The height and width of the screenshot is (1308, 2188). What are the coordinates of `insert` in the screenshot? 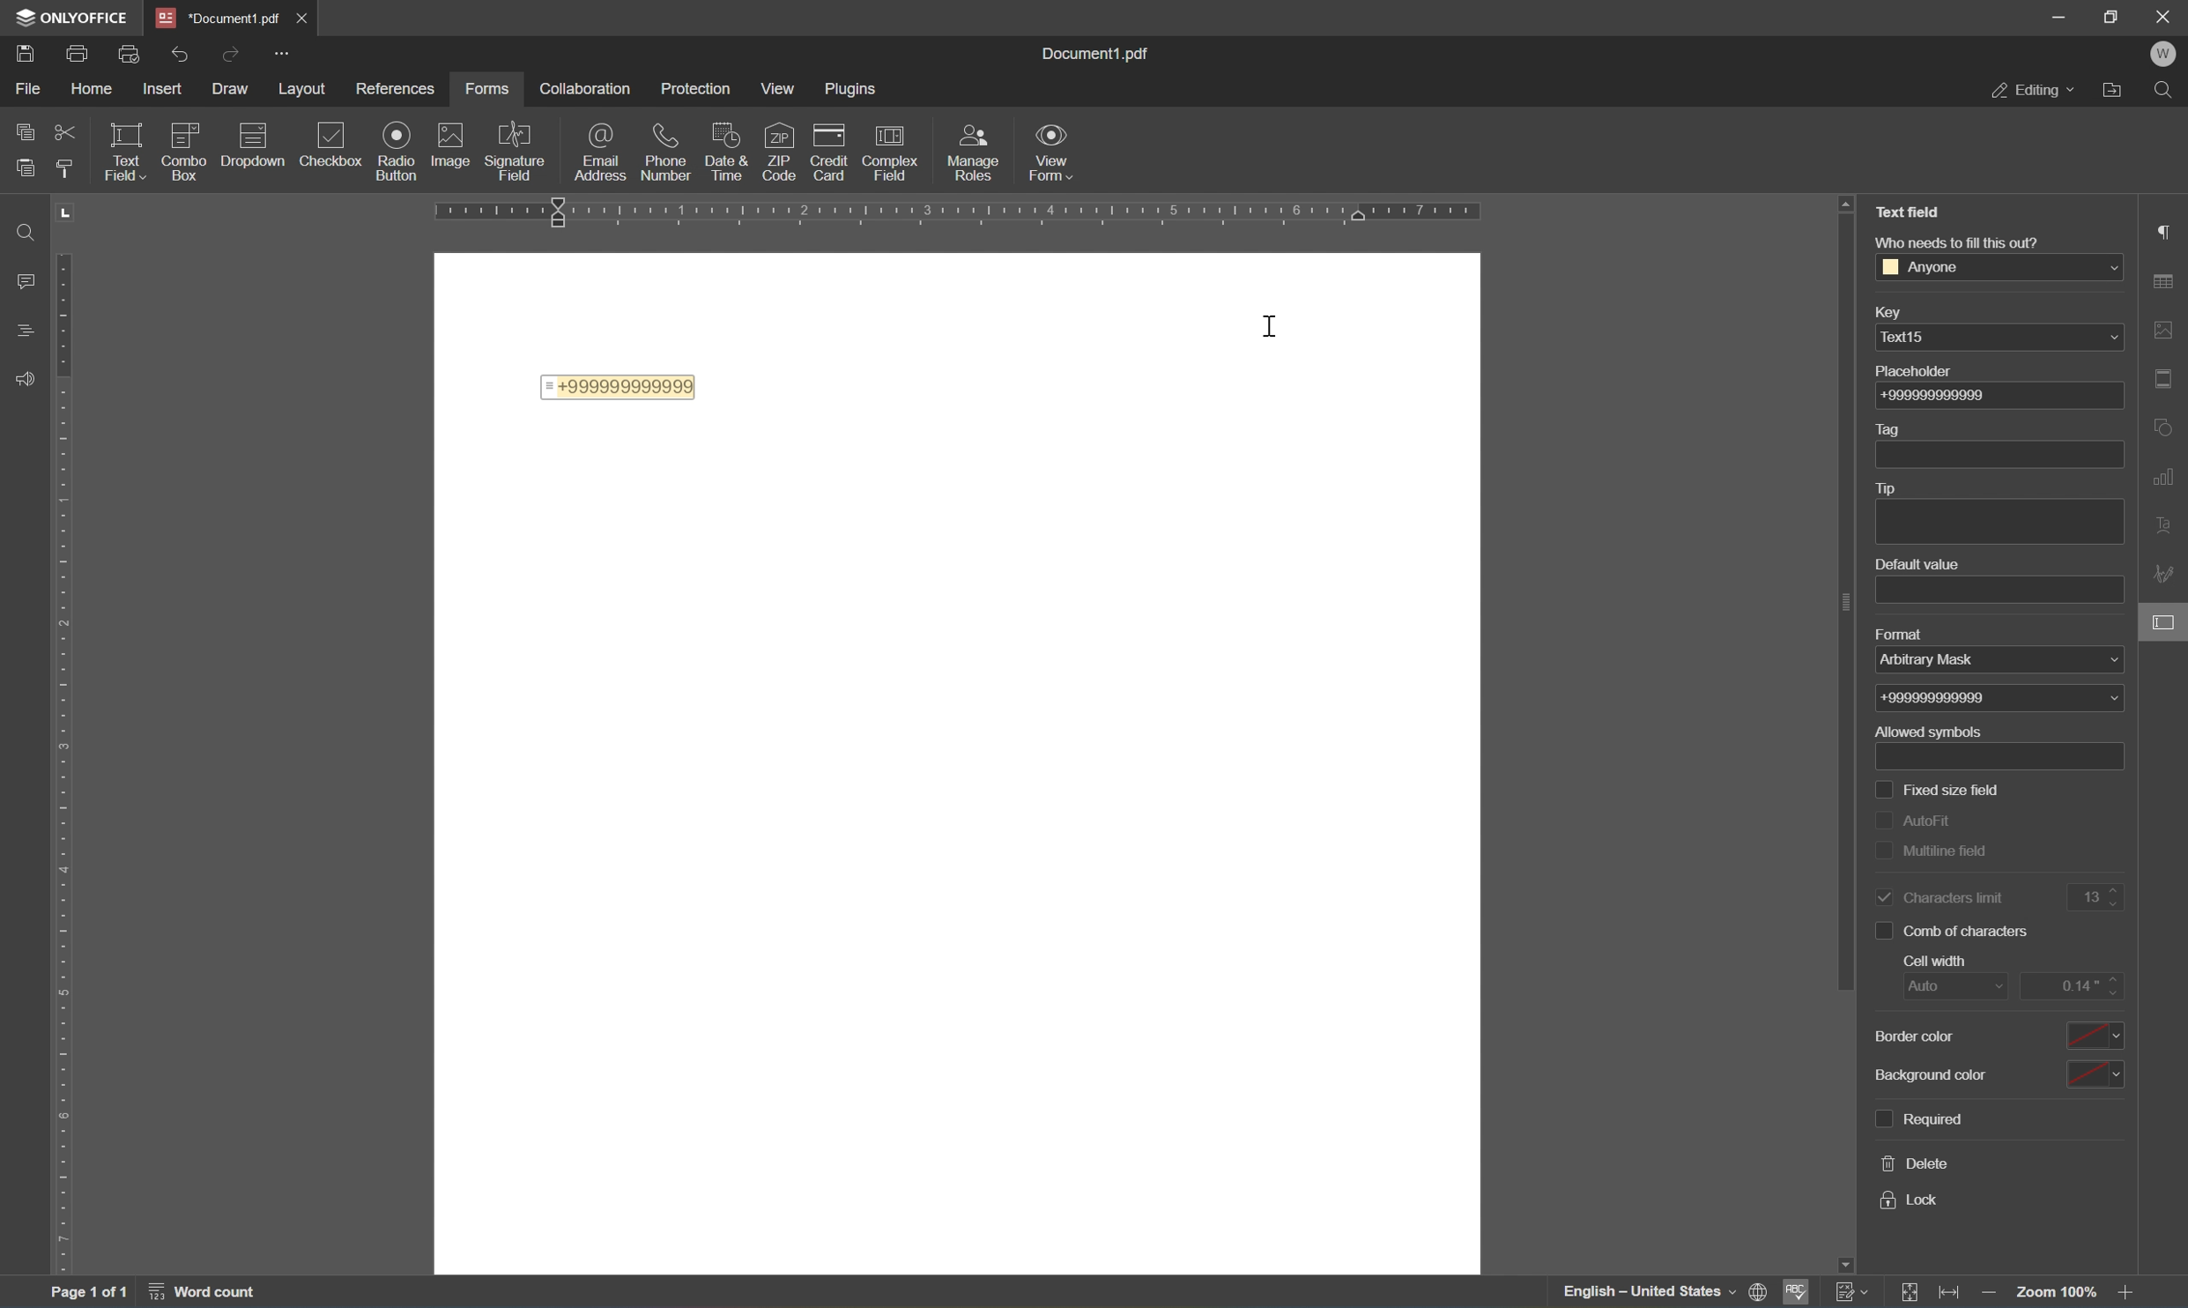 It's located at (160, 88).